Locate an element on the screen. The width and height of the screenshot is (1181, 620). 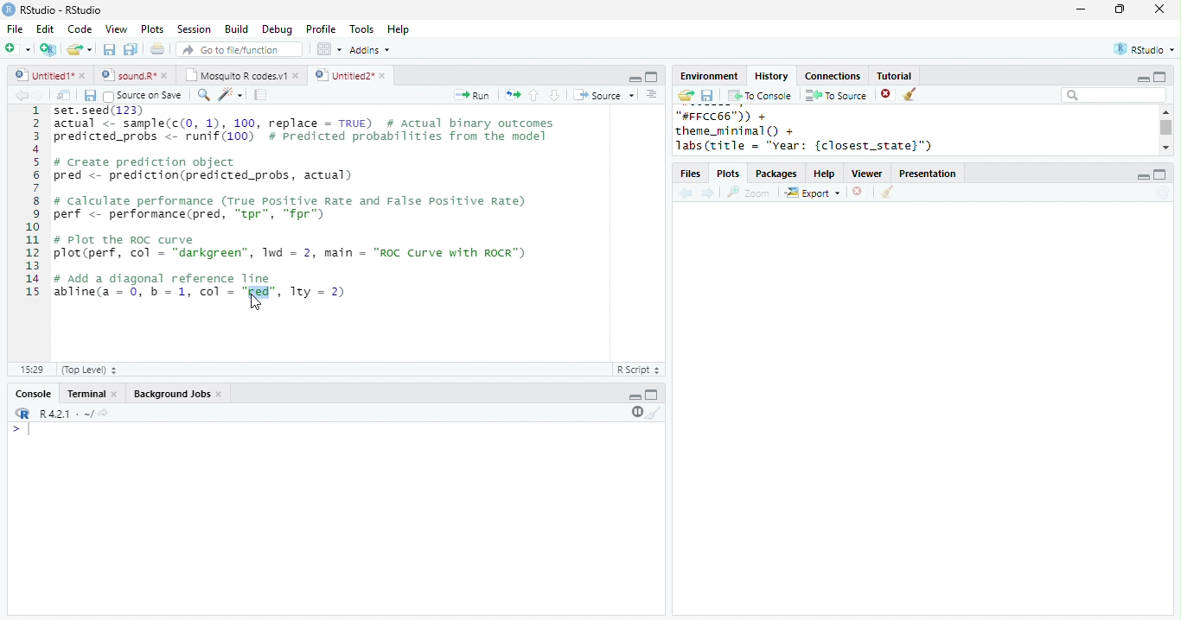
pause is located at coordinates (635, 412).